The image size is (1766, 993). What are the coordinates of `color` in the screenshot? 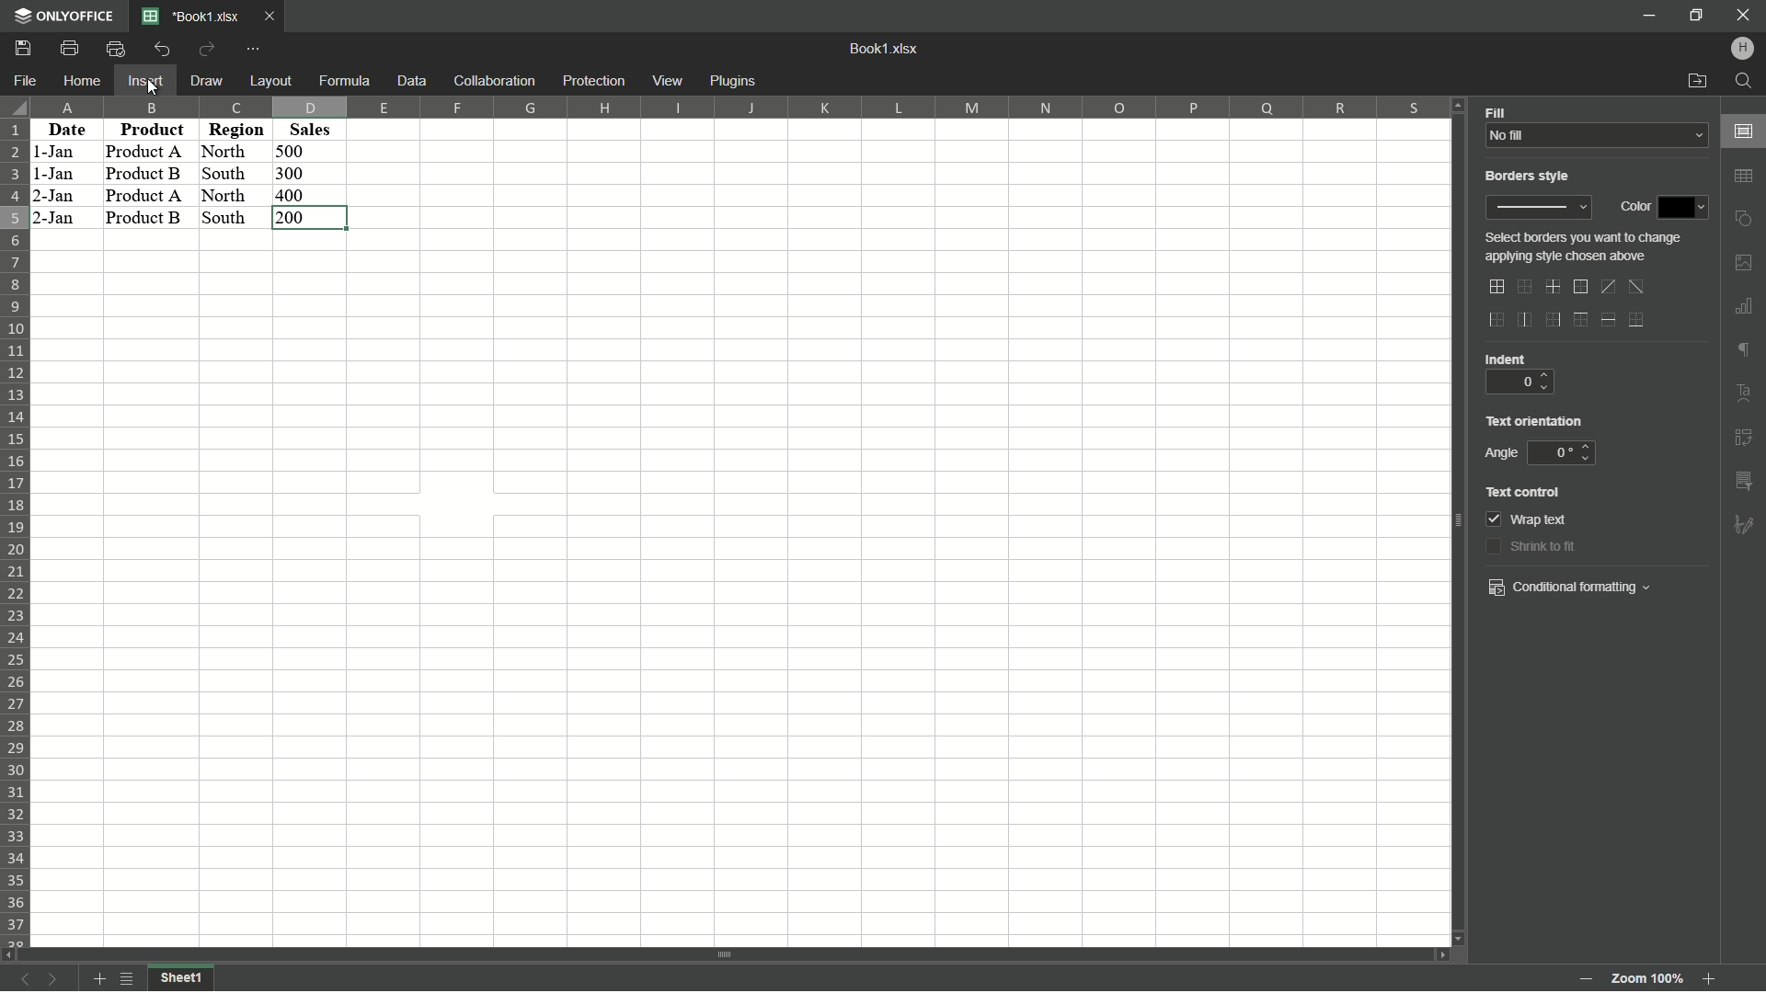 It's located at (1634, 206).